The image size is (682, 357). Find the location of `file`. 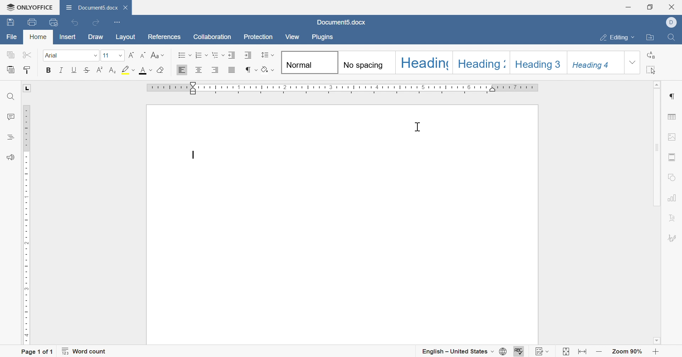

file is located at coordinates (11, 37).